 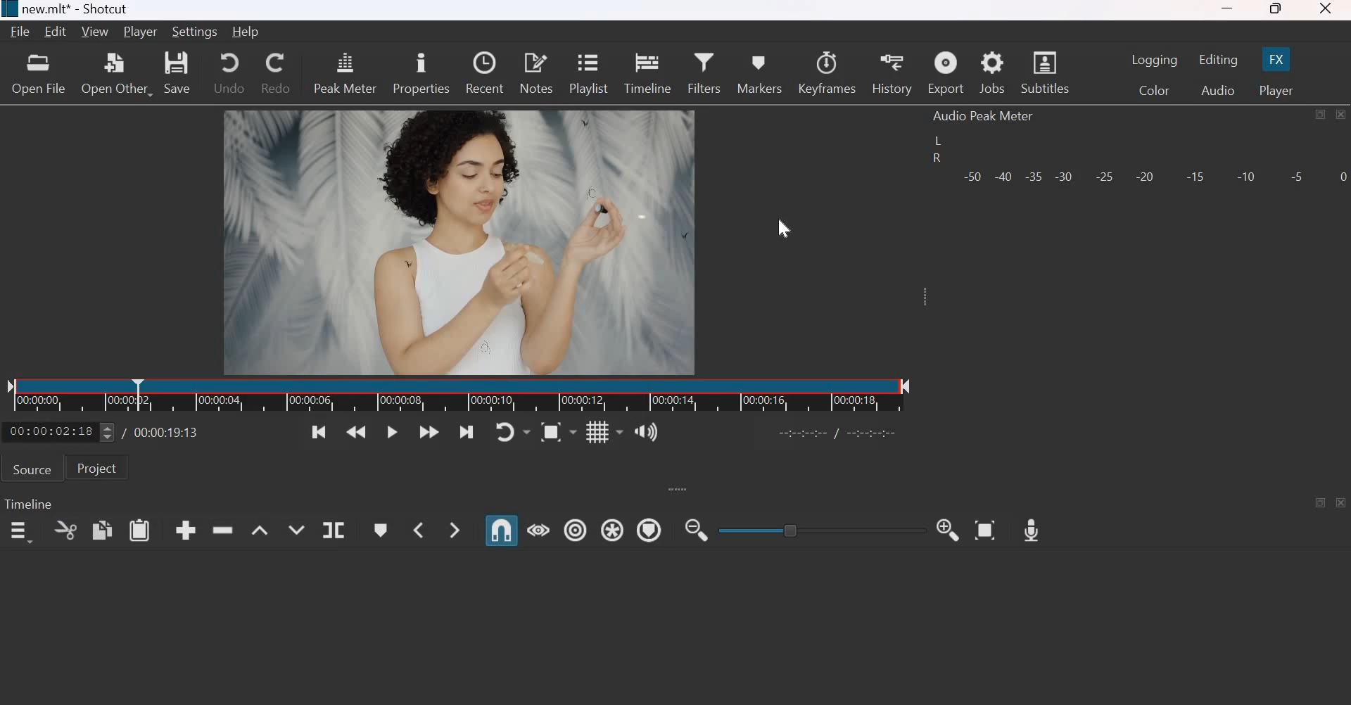 What do you see at coordinates (296, 528) in the screenshot?
I see `Overwrite` at bounding box center [296, 528].